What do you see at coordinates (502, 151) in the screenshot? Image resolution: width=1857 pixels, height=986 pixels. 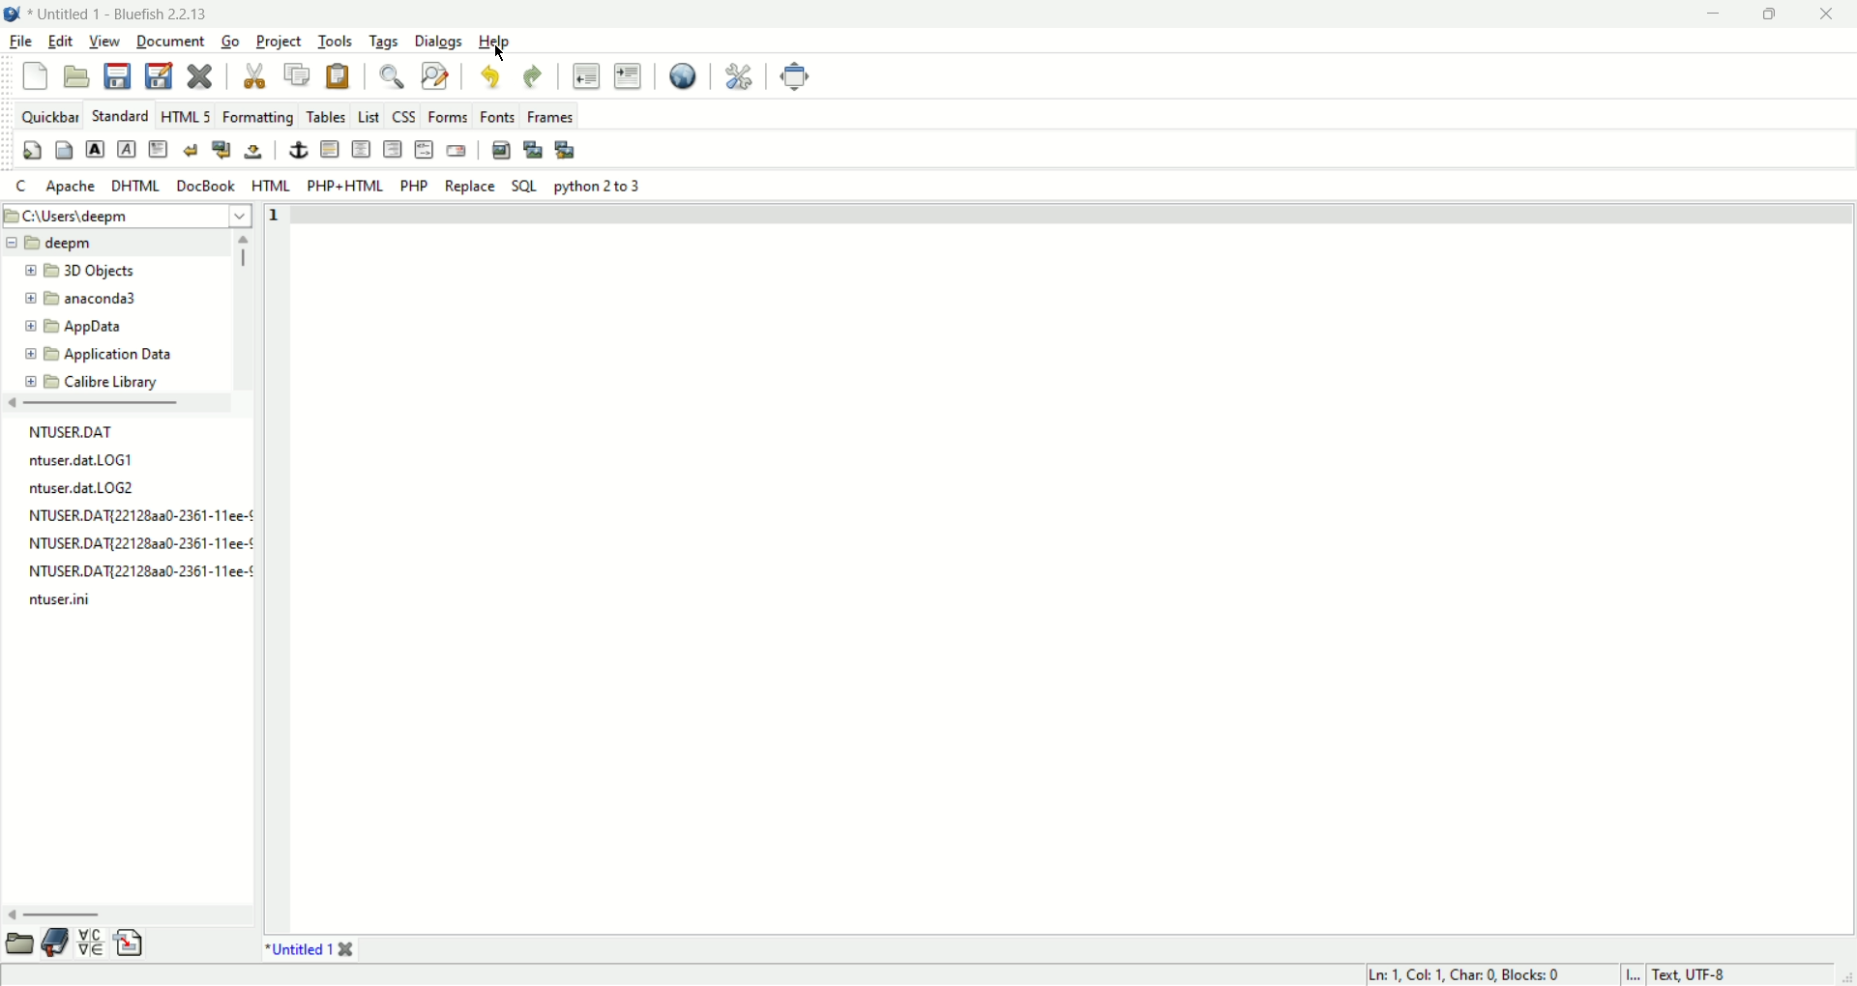 I see `insert image` at bounding box center [502, 151].